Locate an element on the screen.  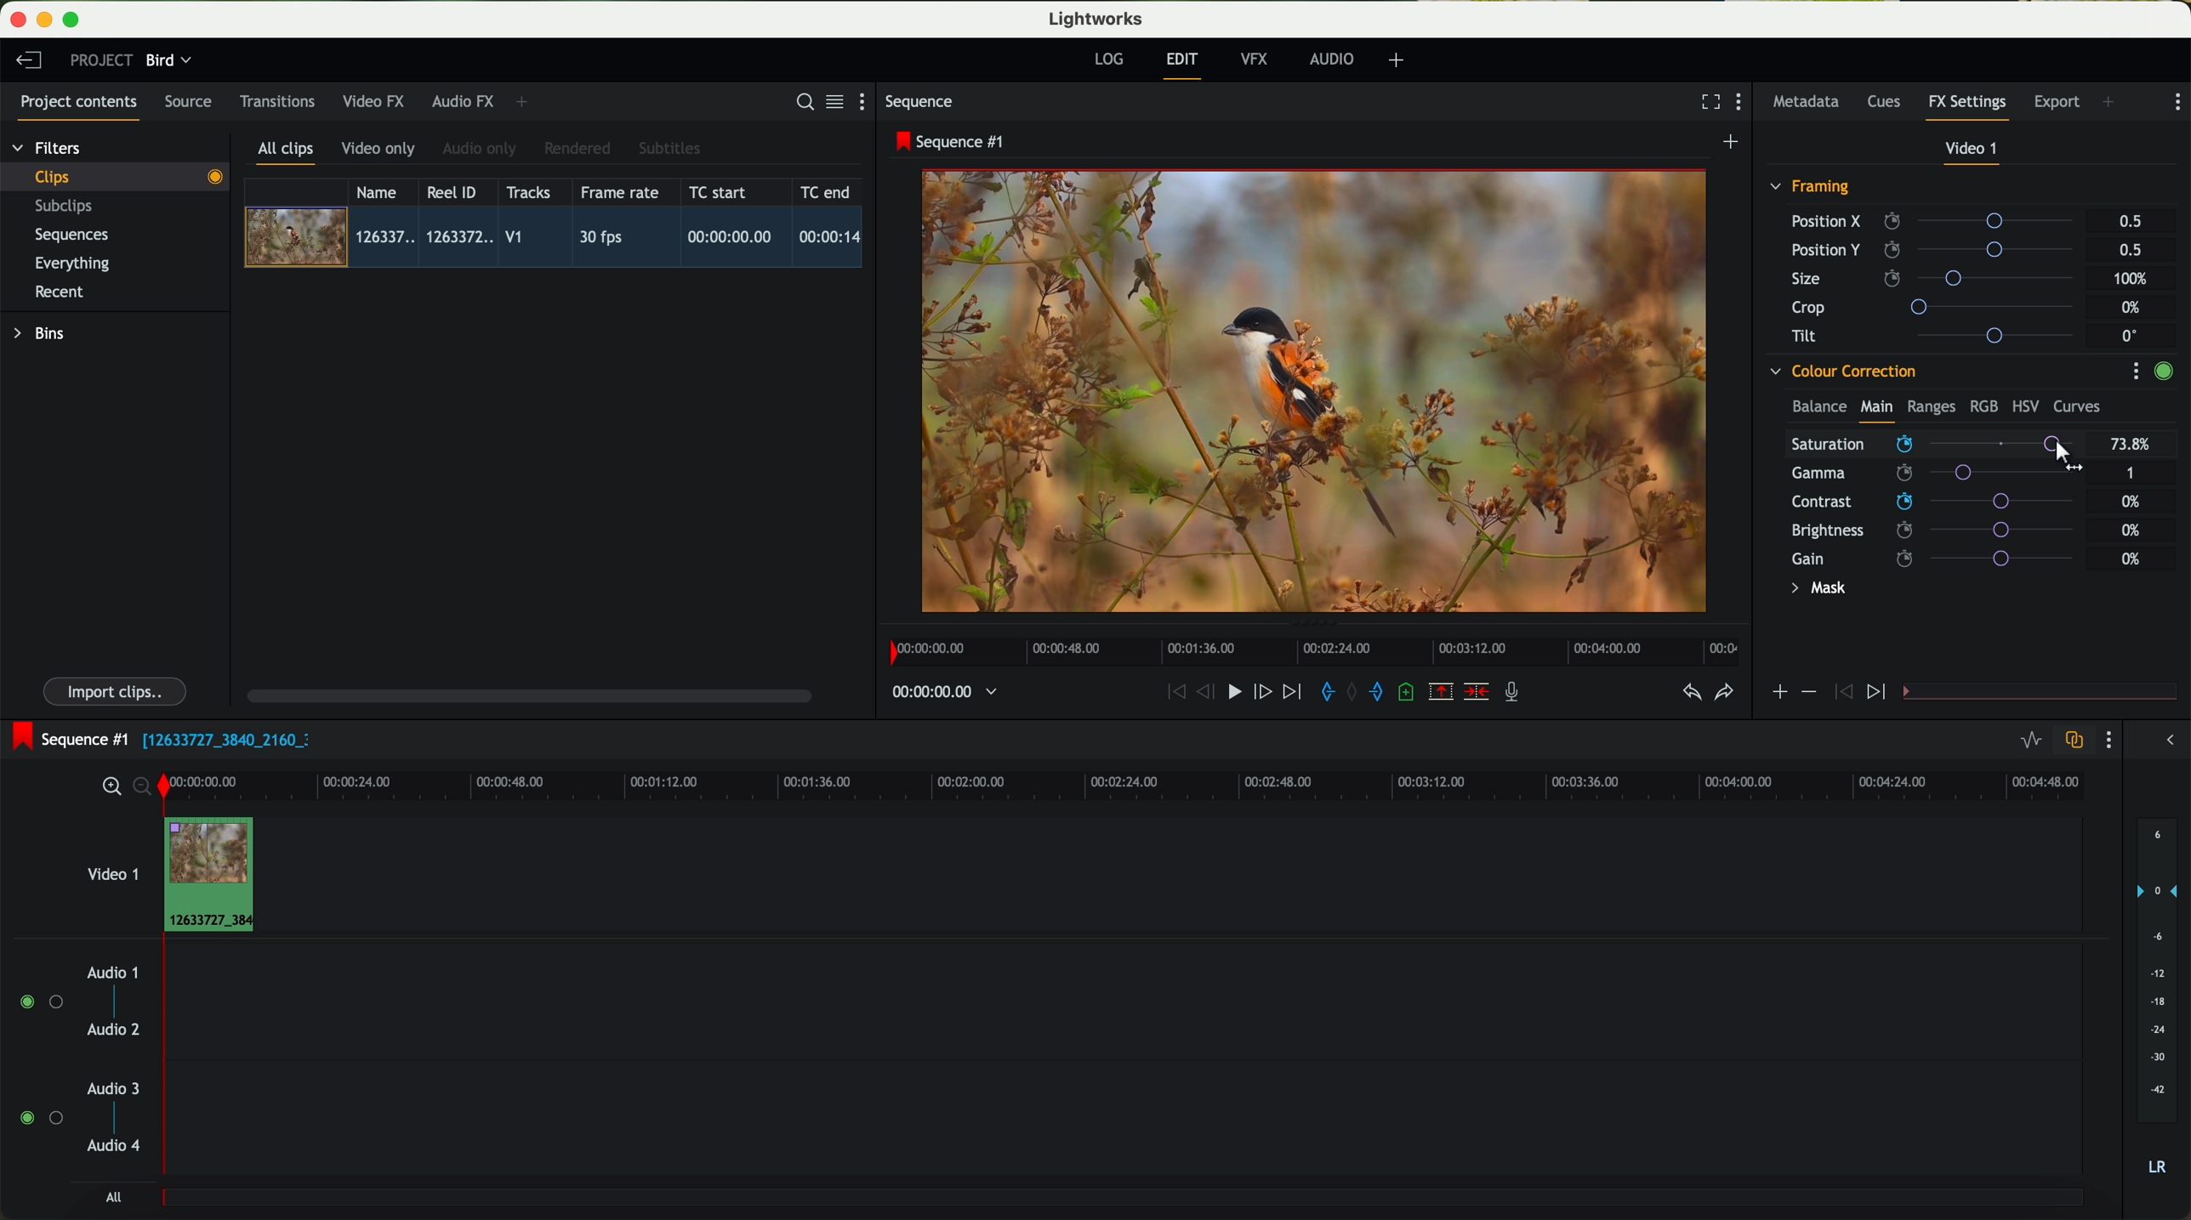
edit is located at coordinates (1185, 64).